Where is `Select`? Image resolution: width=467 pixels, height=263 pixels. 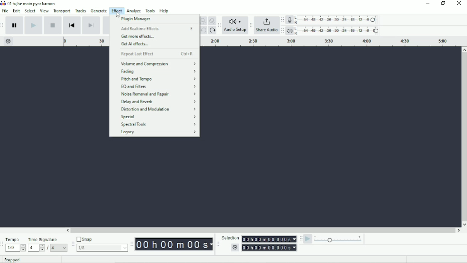 Select is located at coordinates (30, 11).